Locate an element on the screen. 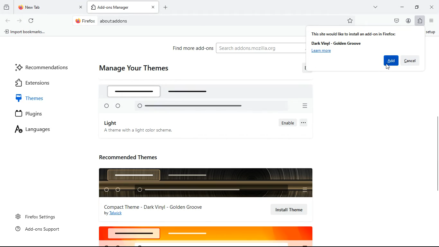  Add page is located at coordinates (165, 7).